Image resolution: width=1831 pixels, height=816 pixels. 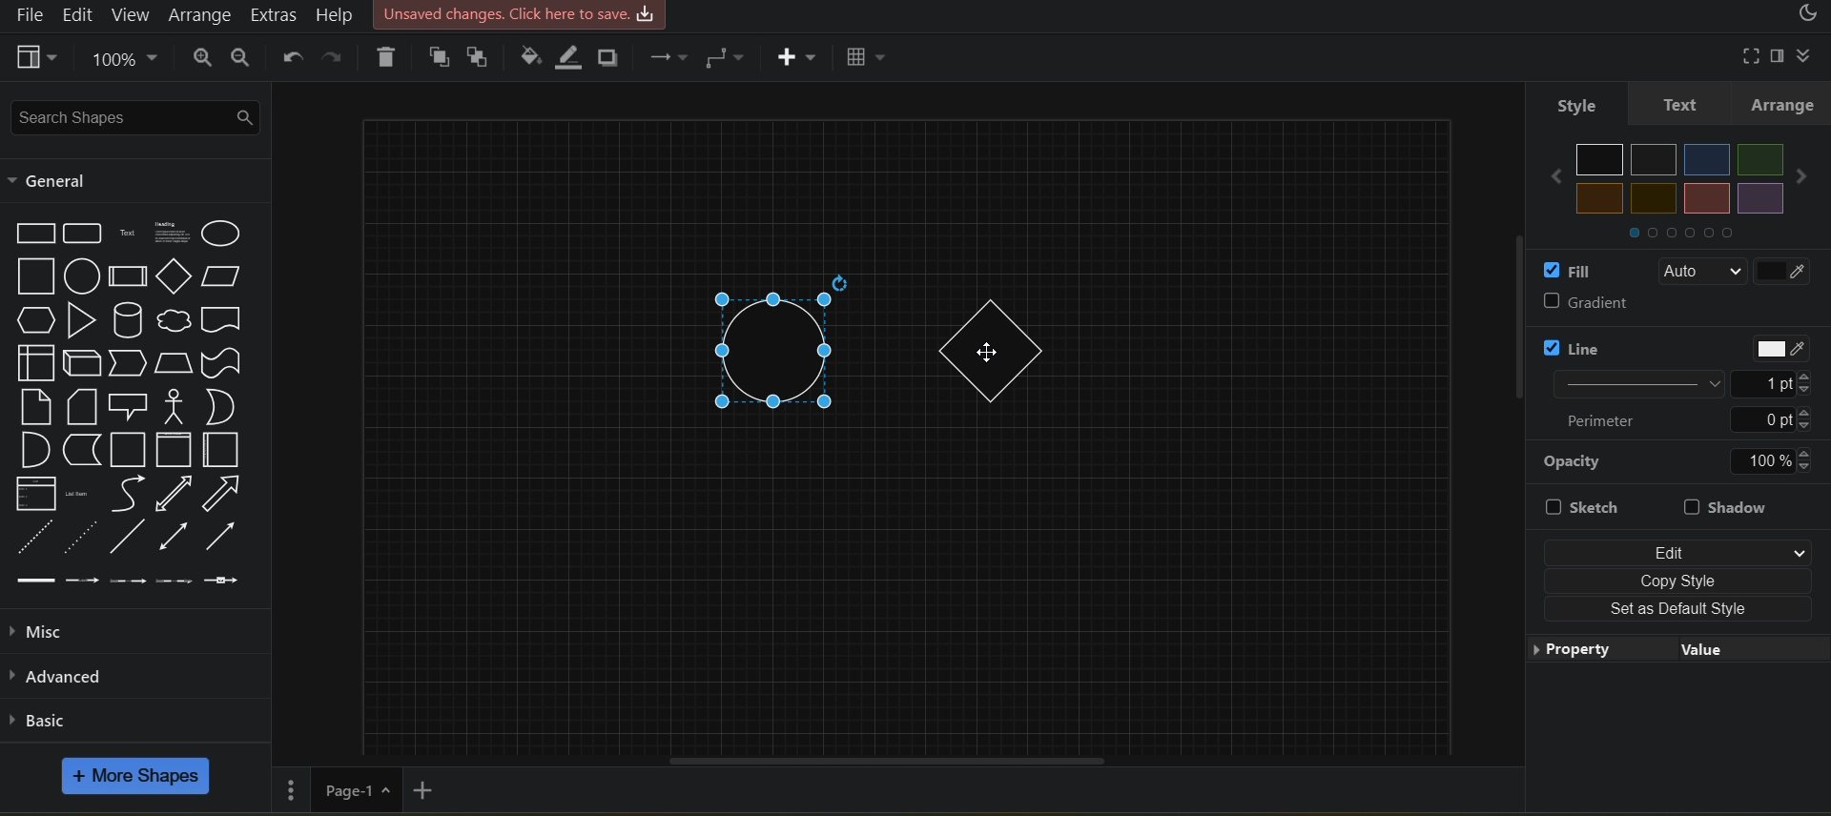 I want to click on appearance, so click(x=1804, y=13).